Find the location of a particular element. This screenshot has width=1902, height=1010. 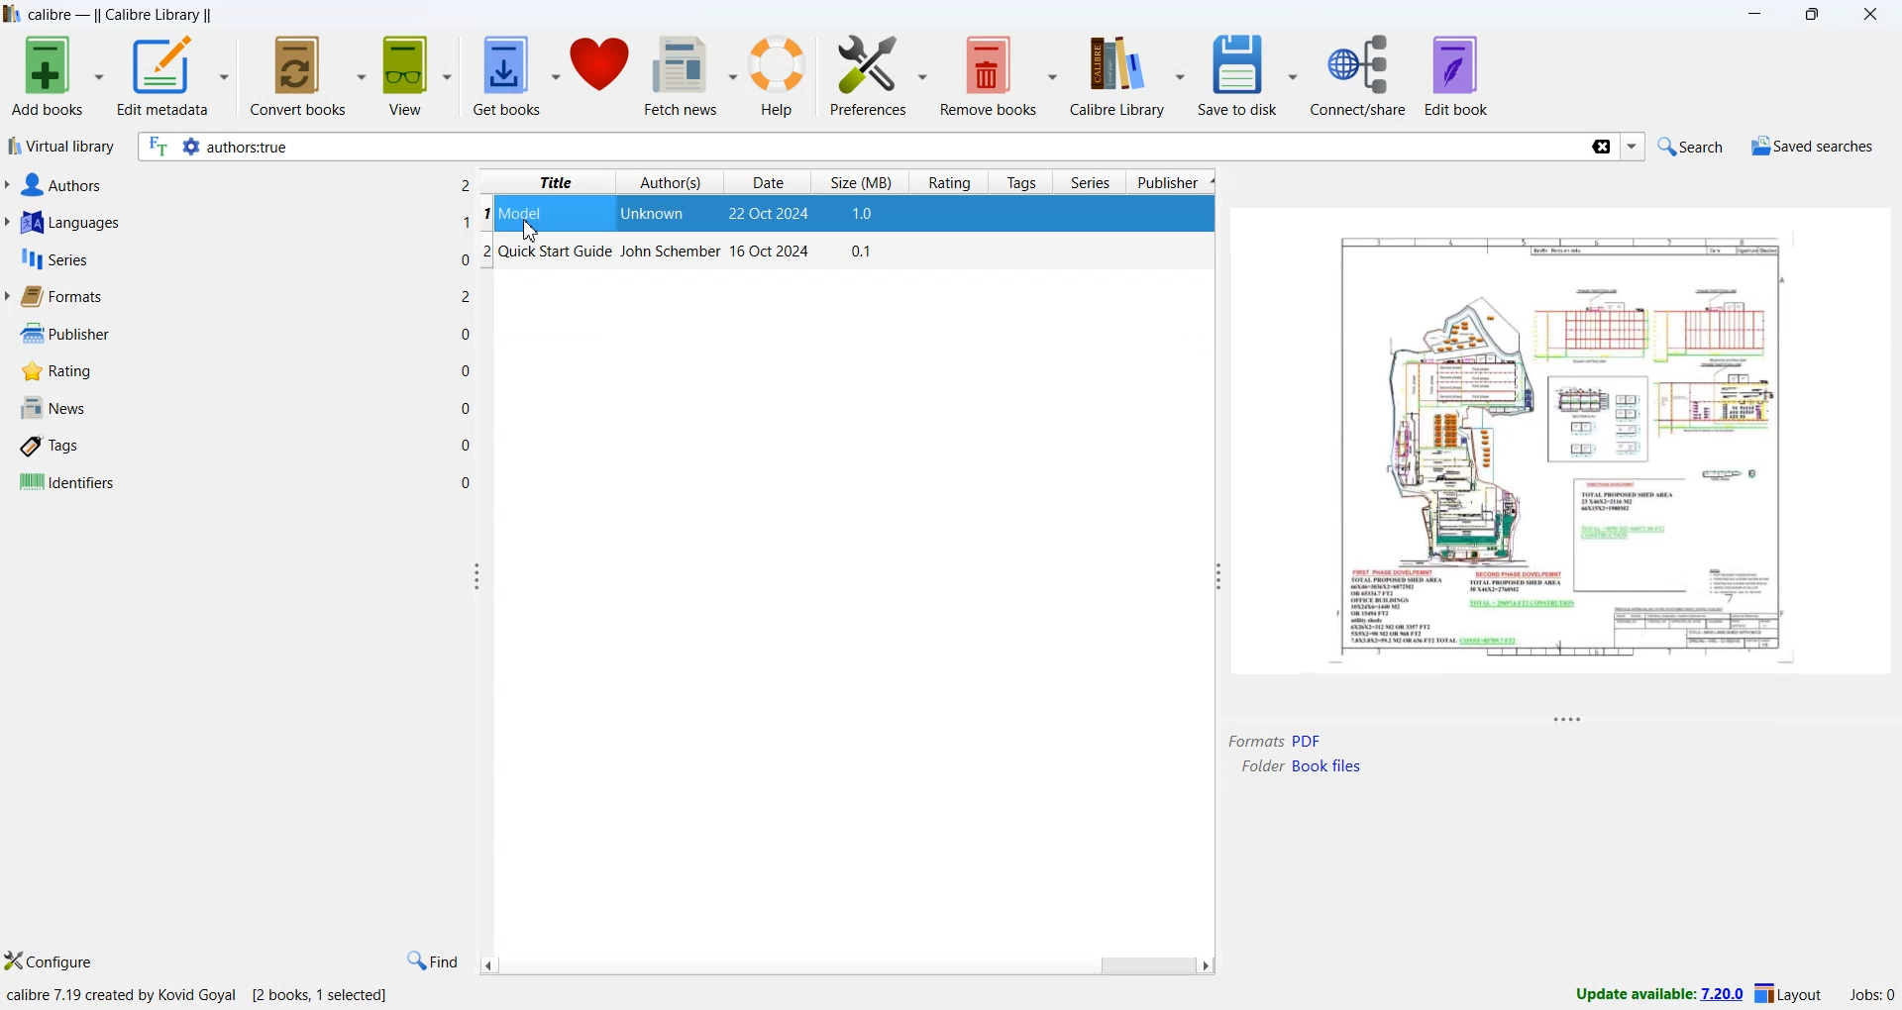

help is located at coordinates (783, 78).